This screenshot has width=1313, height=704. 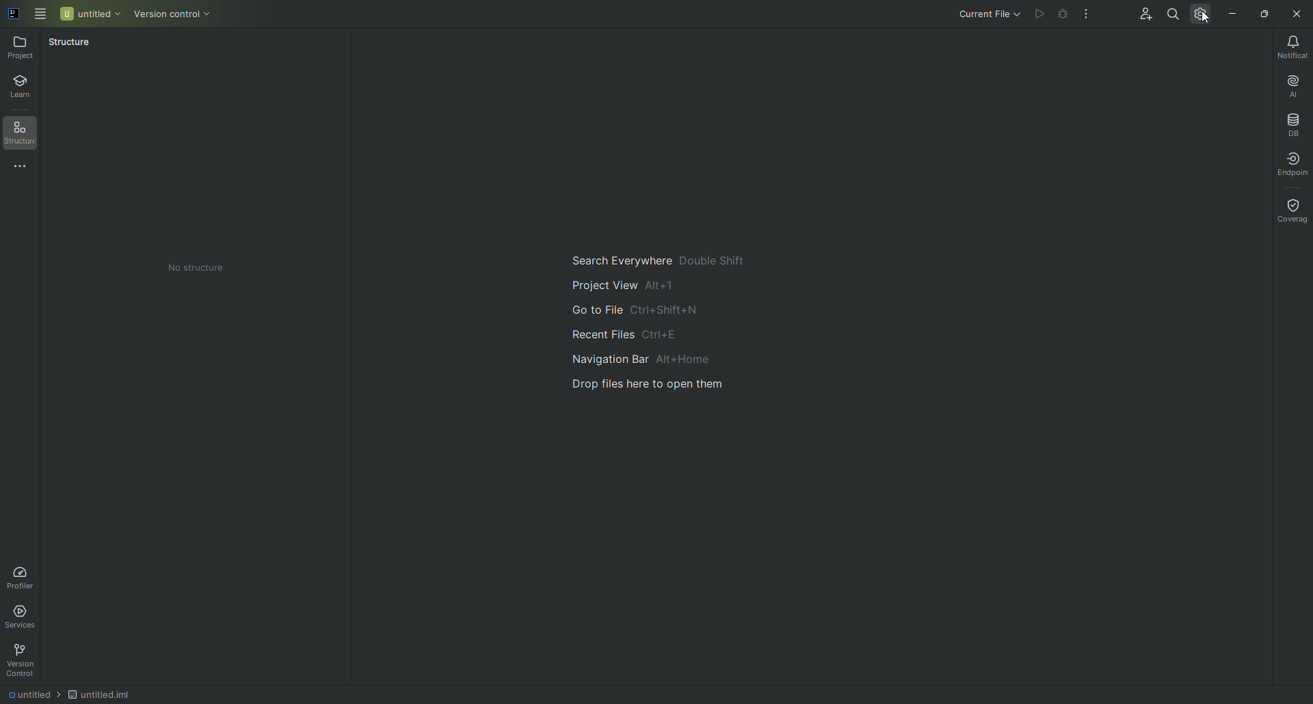 I want to click on Structure, so click(x=21, y=136).